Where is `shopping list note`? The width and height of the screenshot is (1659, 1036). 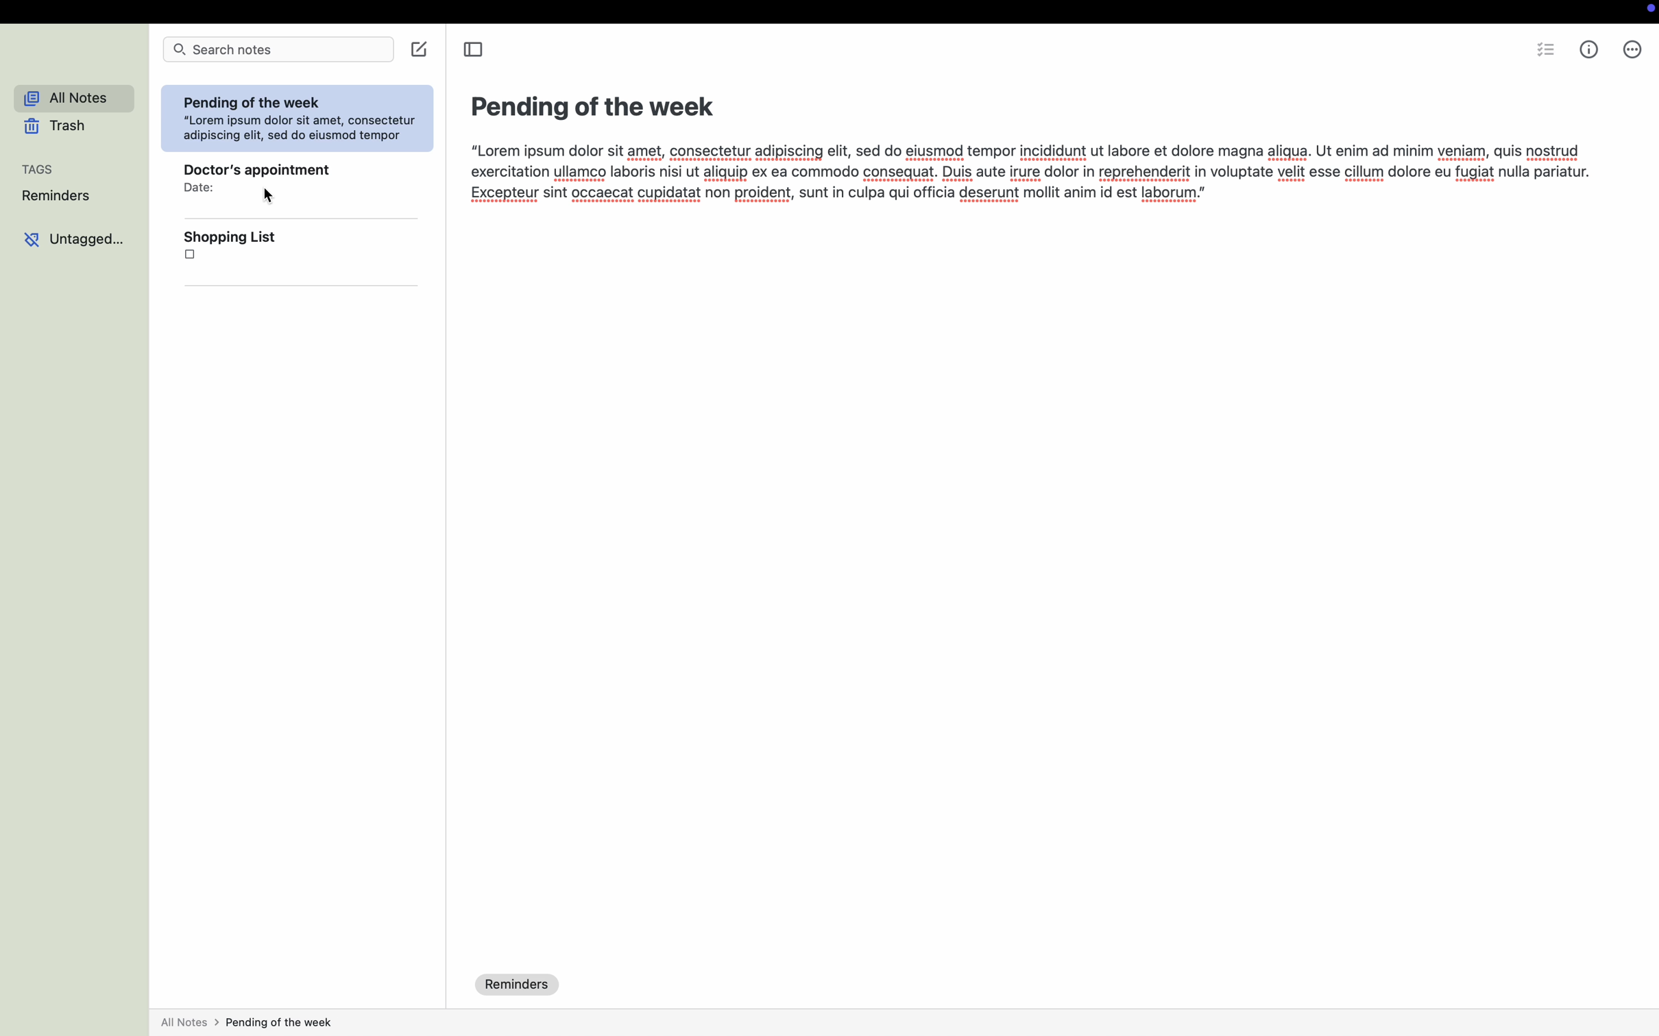
shopping list note is located at coordinates (232, 251).